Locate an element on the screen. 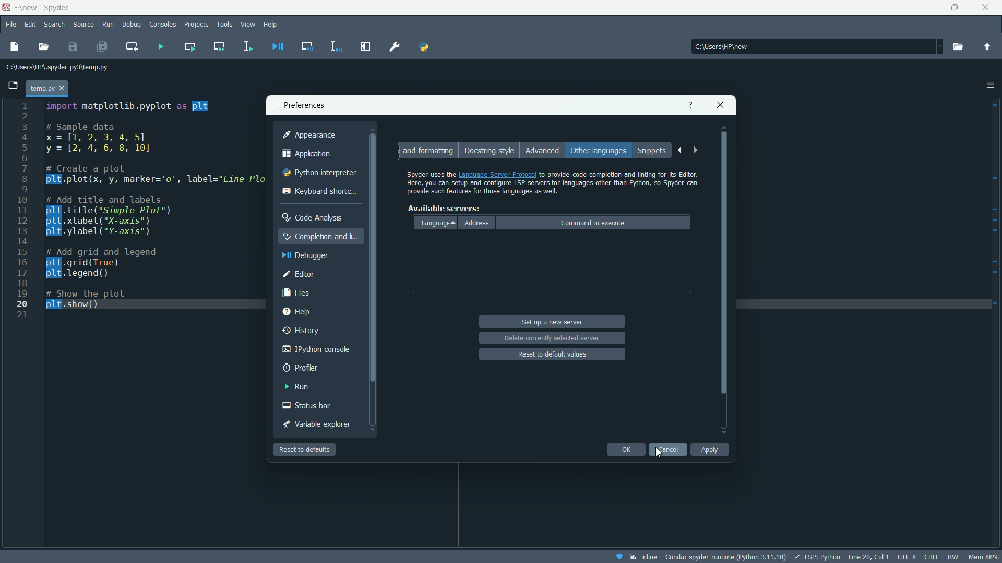 This screenshot has width=1002, height=563. preferences is located at coordinates (396, 46).